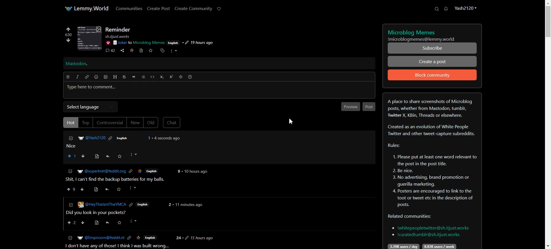 Image resolution: width=551 pixels, height=249 pixels. Describe the element at coordinates (436, 9) in the screenshot. I see `Search` at that location.